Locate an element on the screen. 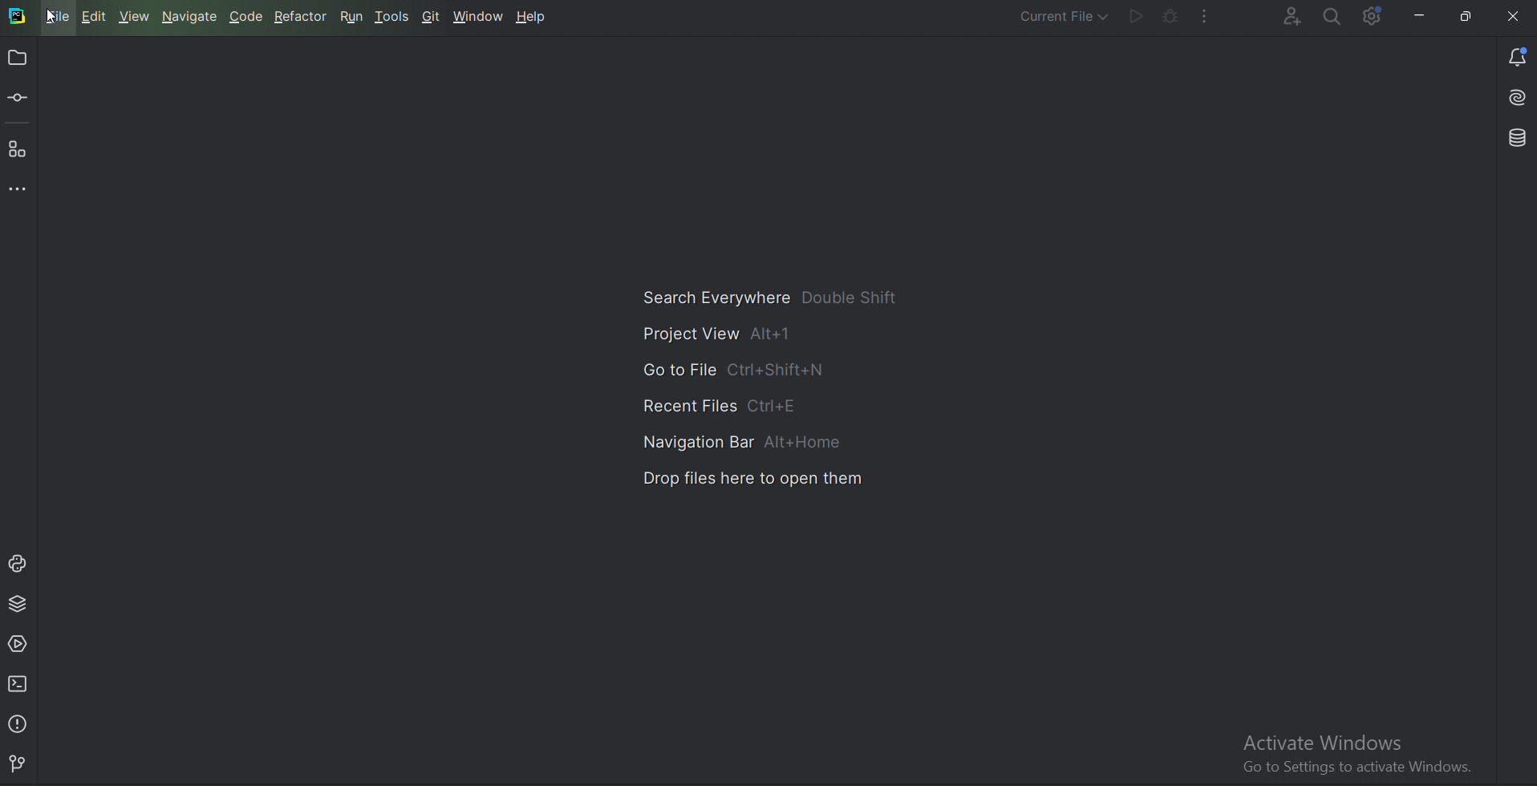 This screenshot has height=786, width=1537. Cross is located at coordinates (1514, 14).